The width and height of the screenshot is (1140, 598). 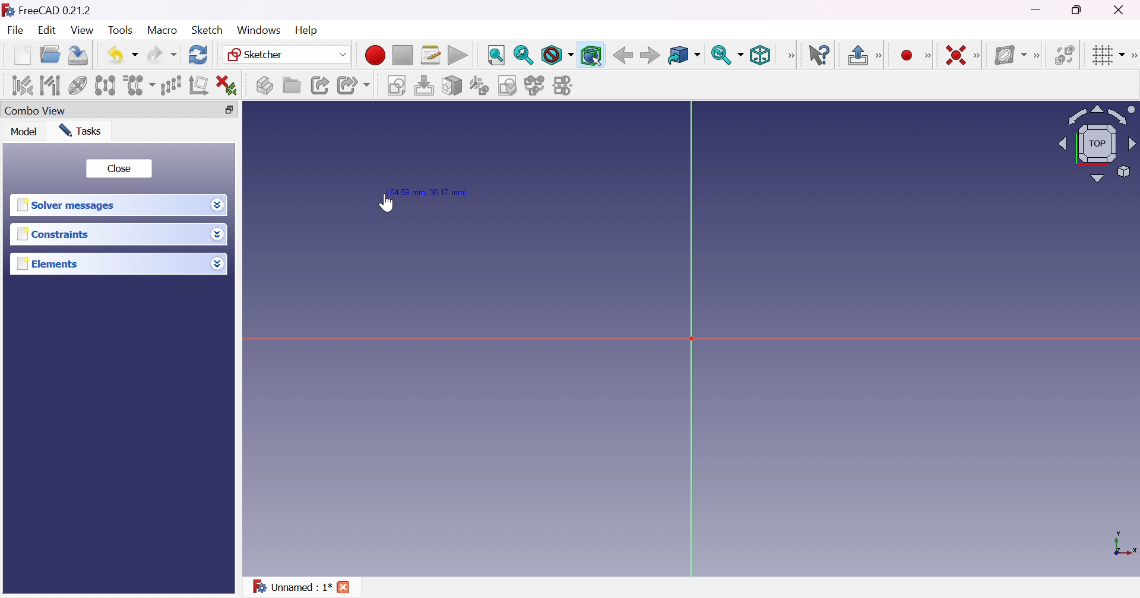 What do you see at coordinates (69, 206) in the screenshot?
I see `Solver message` at bounding box center [69, 206].